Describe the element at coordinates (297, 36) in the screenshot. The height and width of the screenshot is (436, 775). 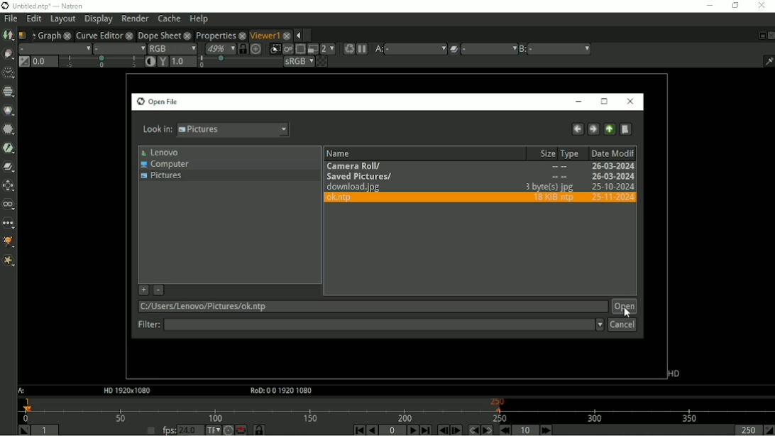
I see `Collapse` at that location.